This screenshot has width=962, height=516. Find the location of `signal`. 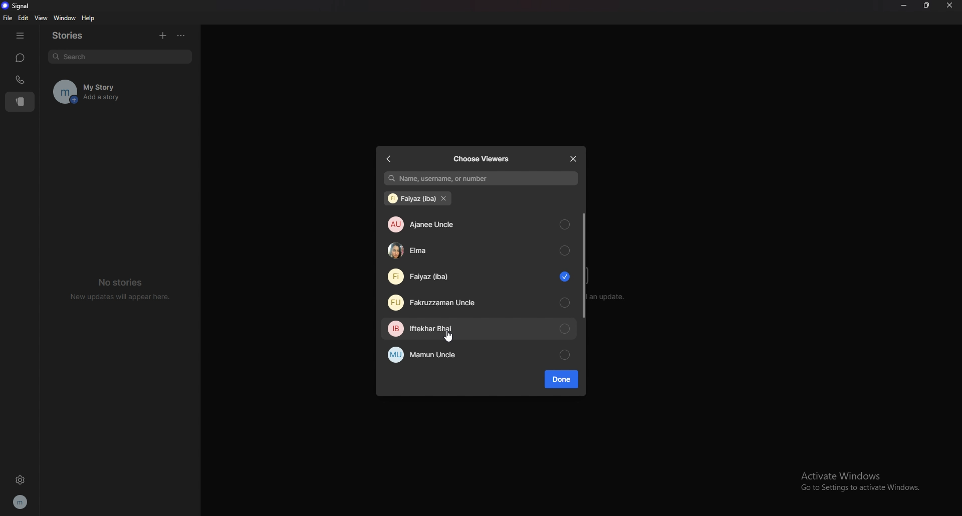

signal is located at coordinates (18, 6).